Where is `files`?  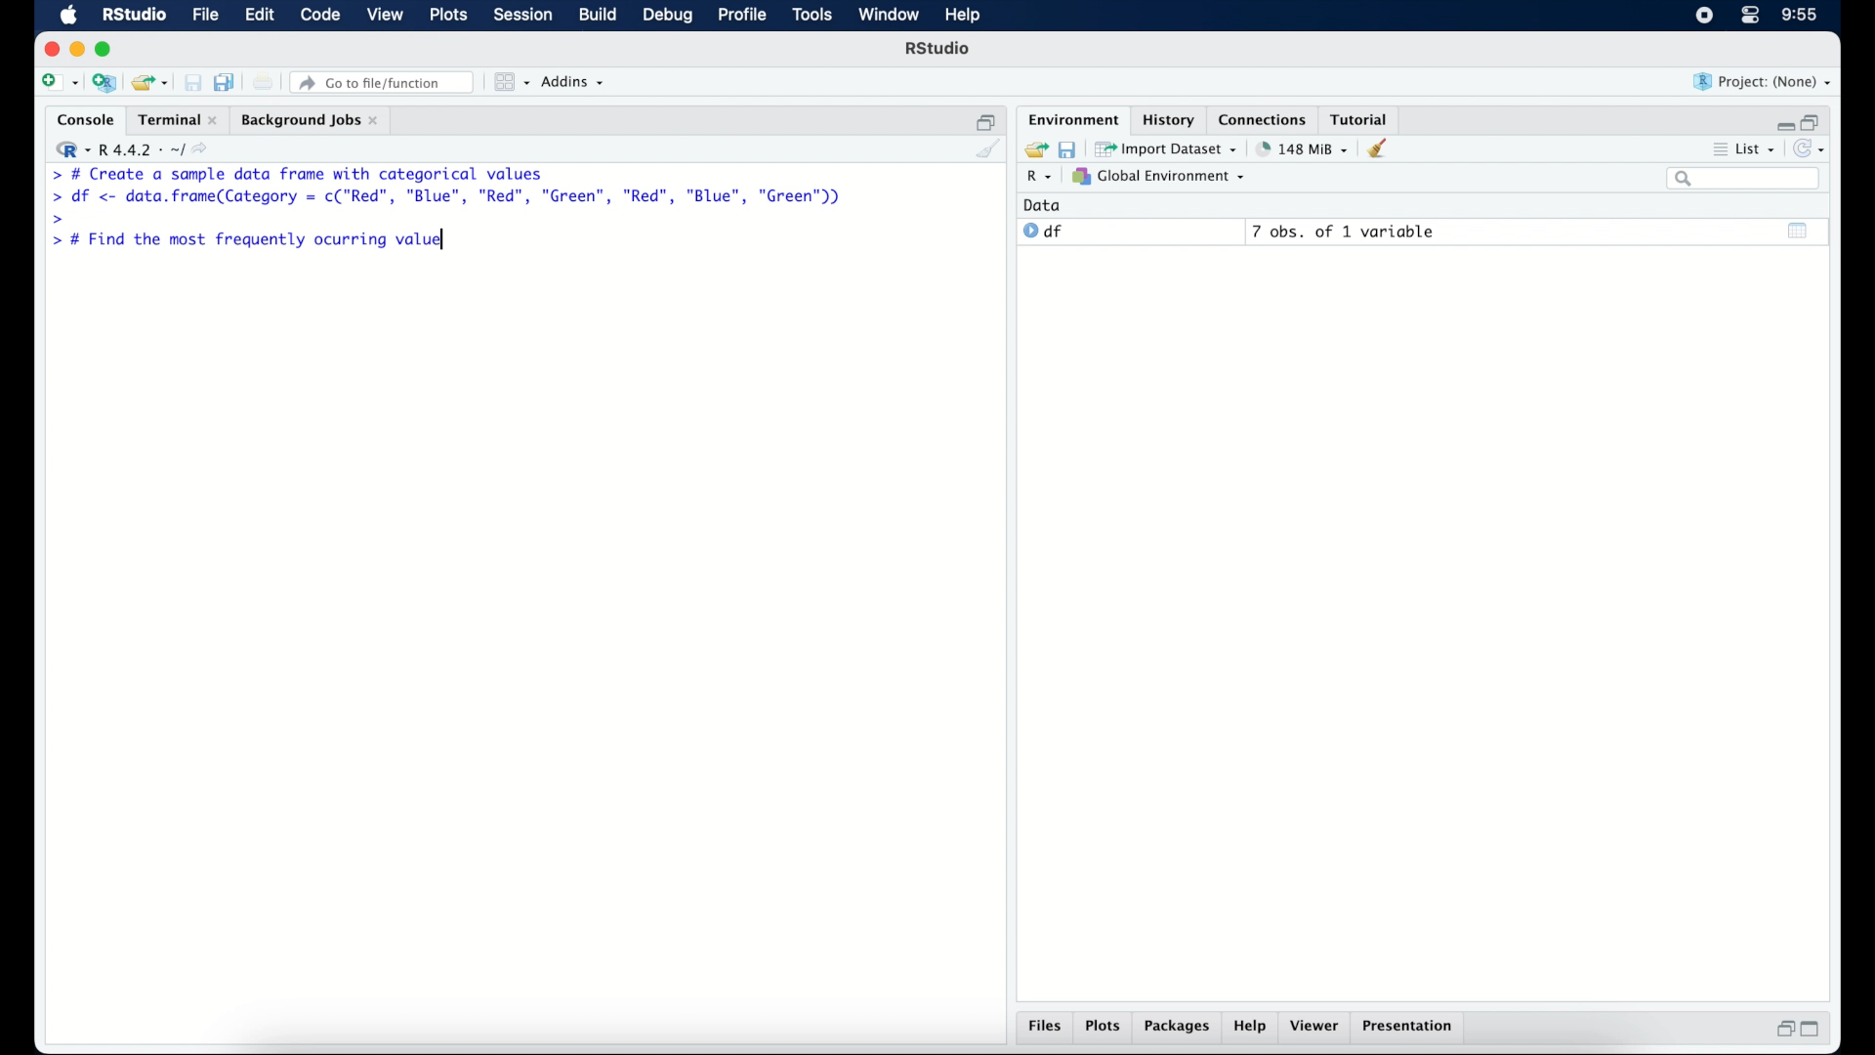
files is located at coordinates (1043, 1028).